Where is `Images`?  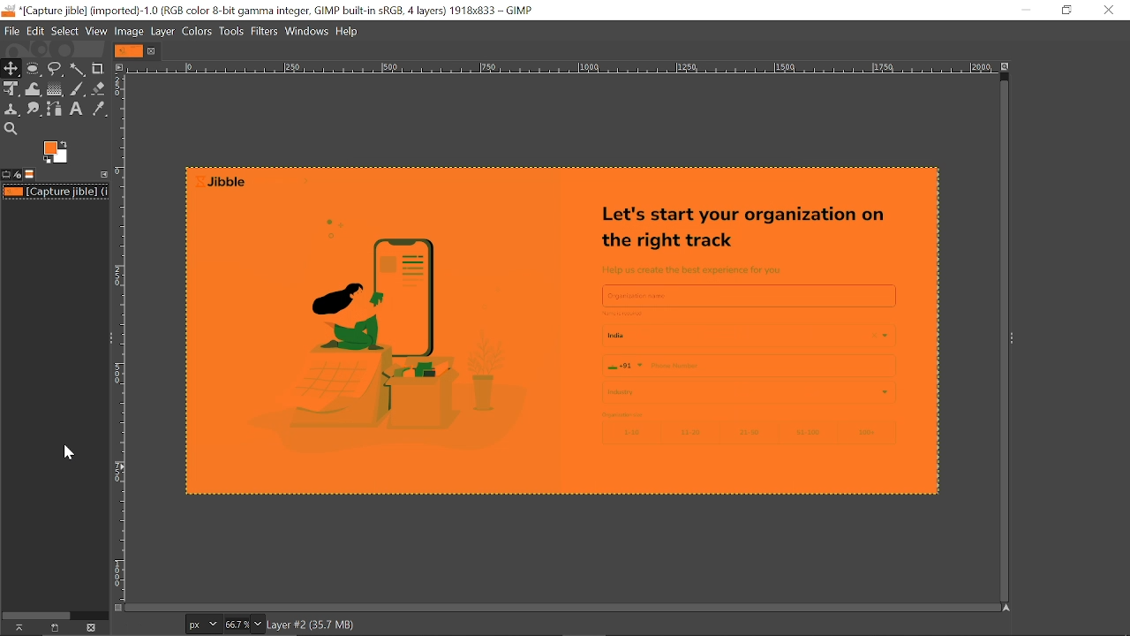 Images is located at coordinates (30, 174).